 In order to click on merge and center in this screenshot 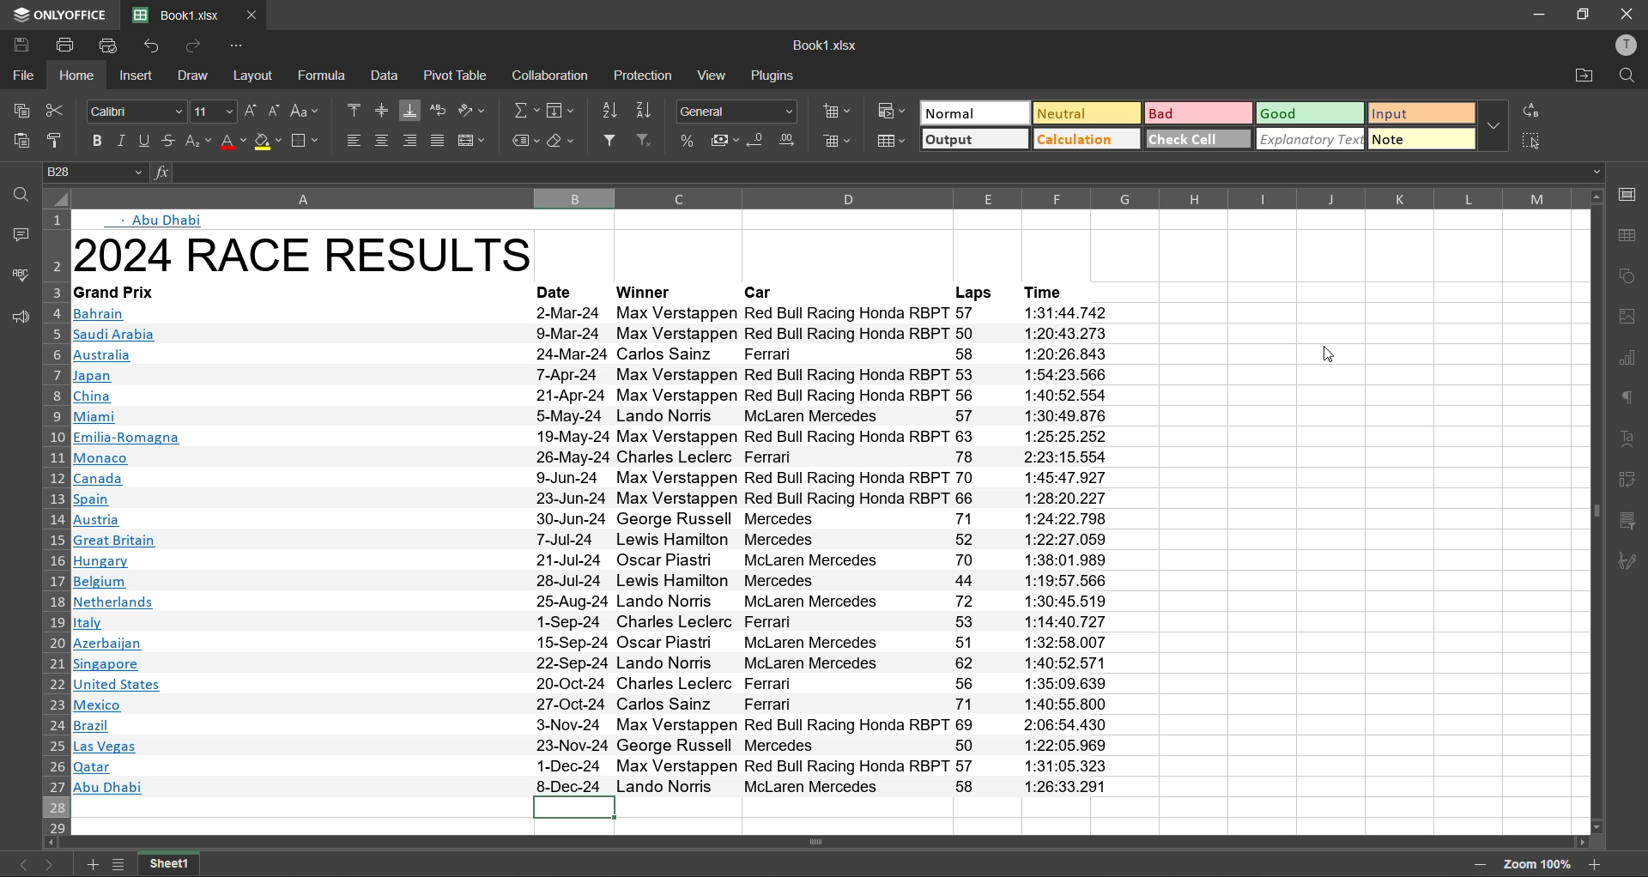, I will do `click(474, 142)`.